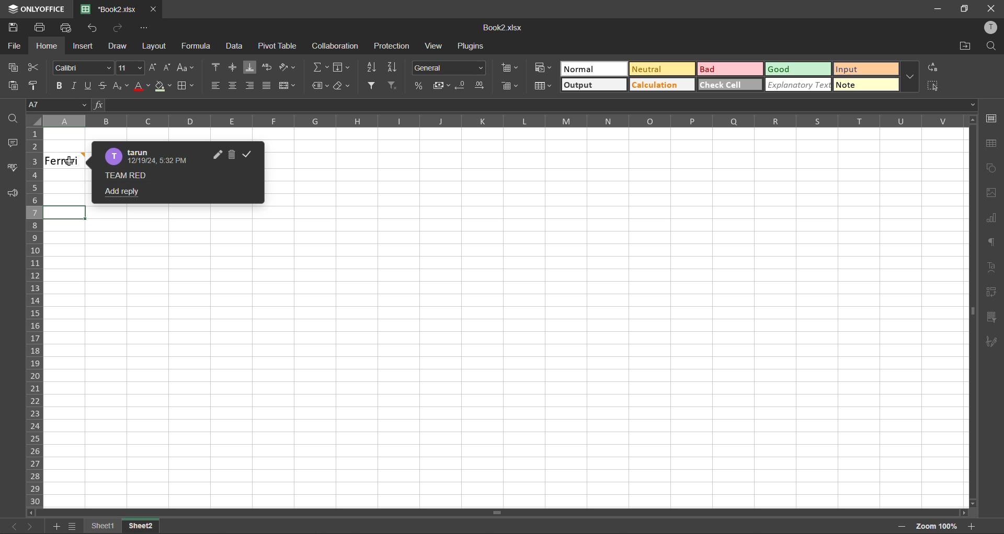 The image size is (1004, 534). I want to click on align center, so click(234, 66).